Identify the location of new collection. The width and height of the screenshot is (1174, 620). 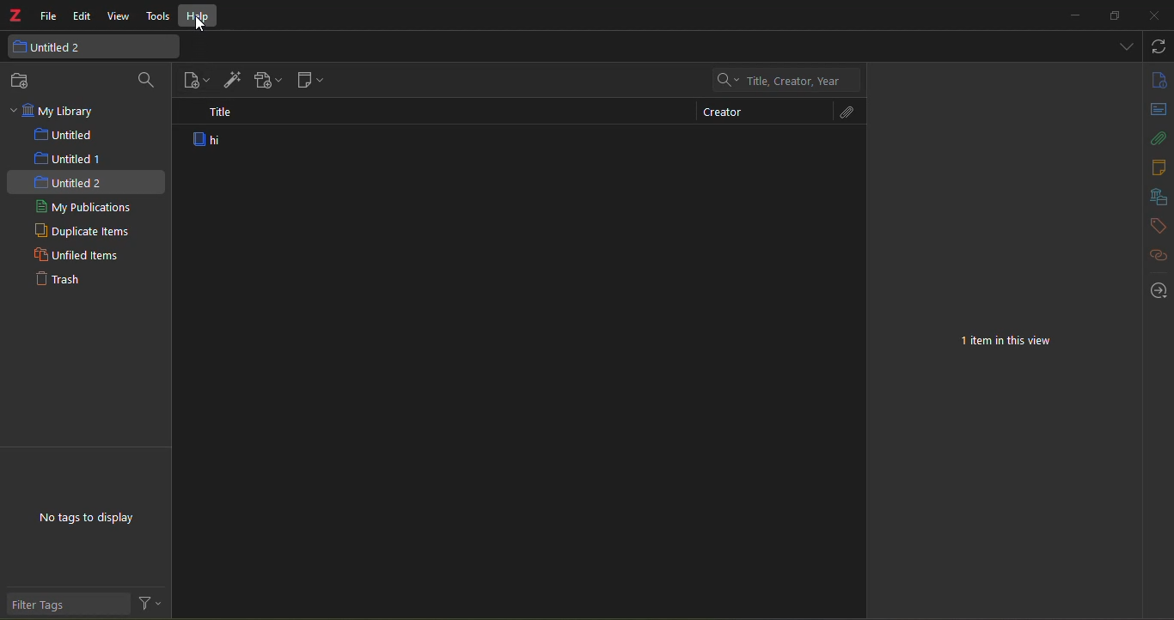
(24, 81).